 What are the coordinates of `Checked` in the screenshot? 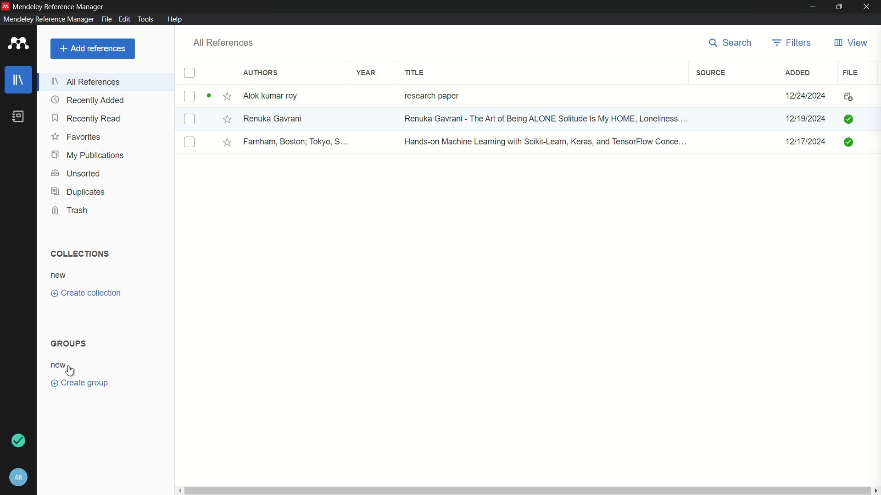 It's located at (850, 142).